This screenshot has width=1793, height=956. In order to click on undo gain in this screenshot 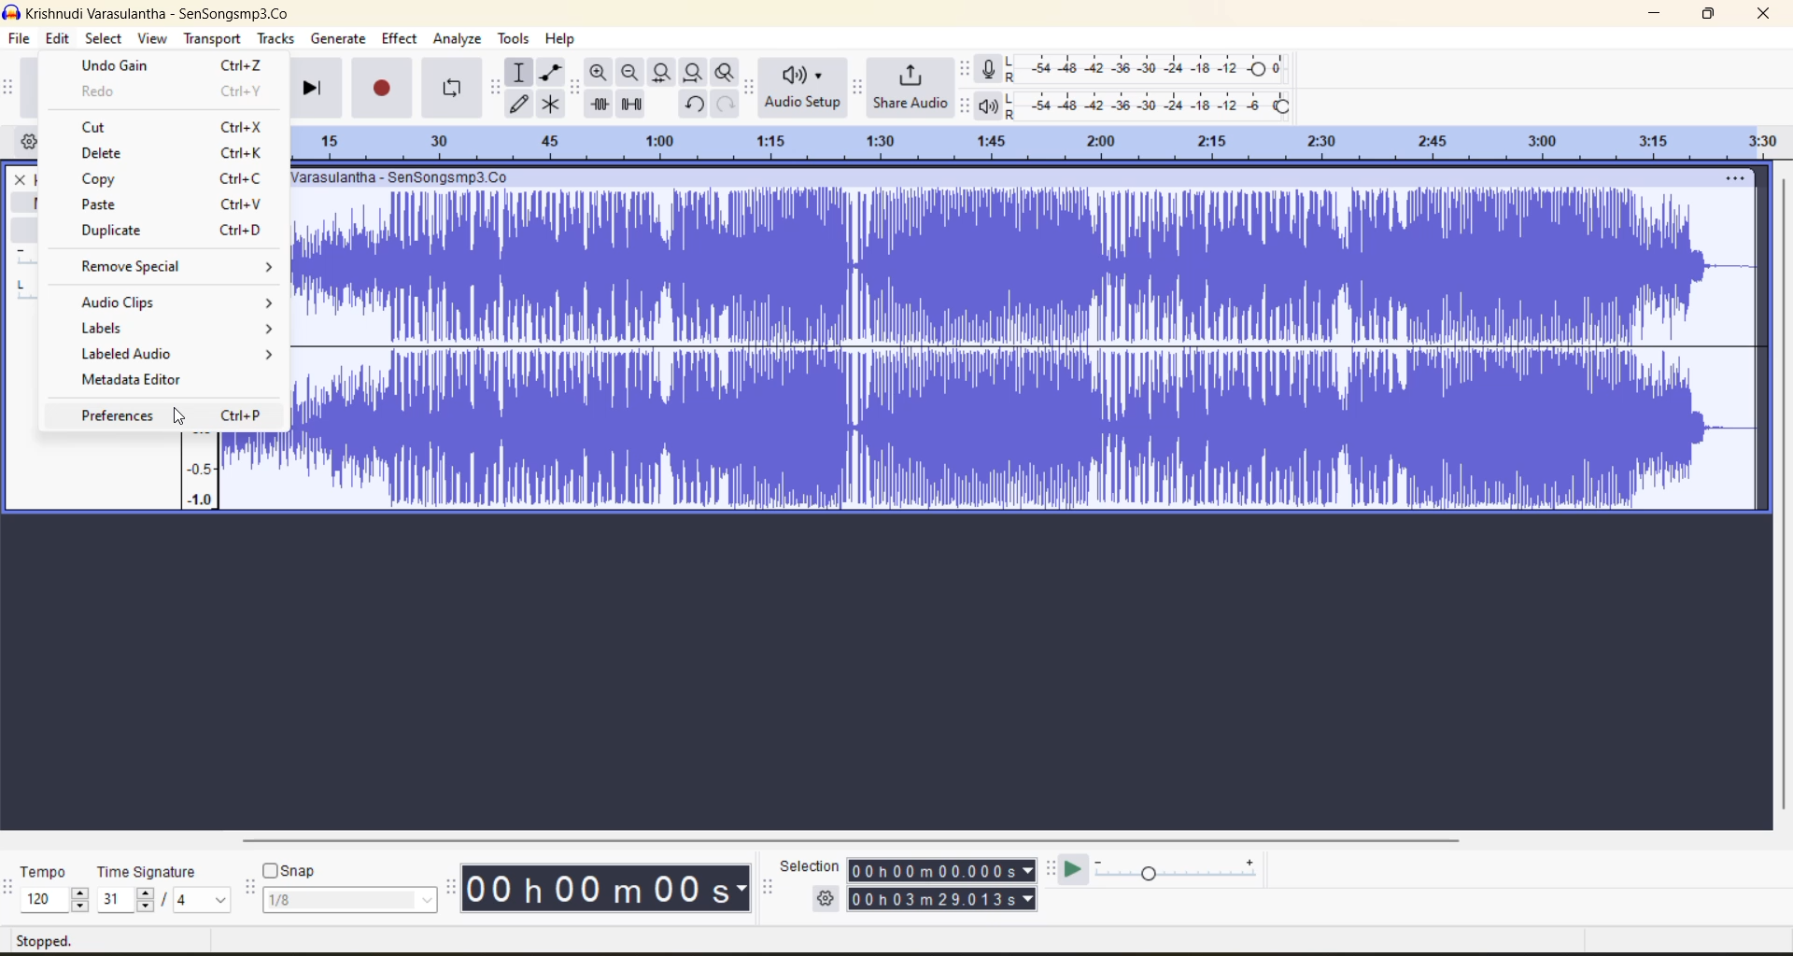, I will do `click(165, 68)`.